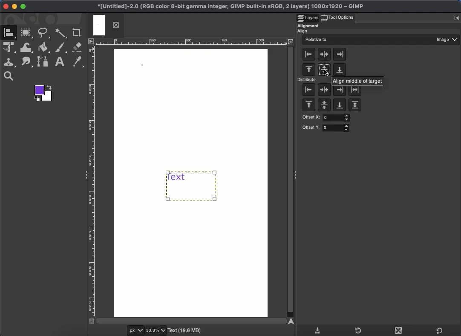 This screenshot has height=336, width=461. What do you see at coordinates (14, 7) in the screenshot?
I see `Minimize` at bounding box center [14, 7].